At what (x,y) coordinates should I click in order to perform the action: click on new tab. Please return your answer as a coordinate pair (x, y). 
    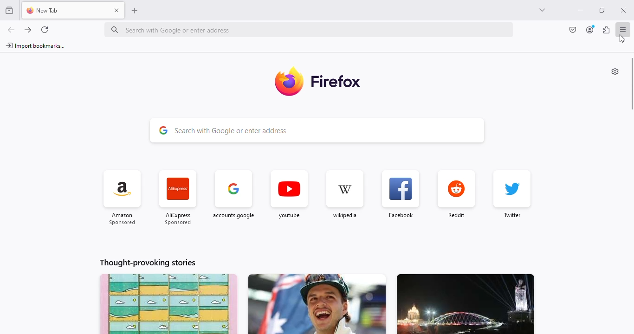
    Looking at the image, I should click on (45, 10).